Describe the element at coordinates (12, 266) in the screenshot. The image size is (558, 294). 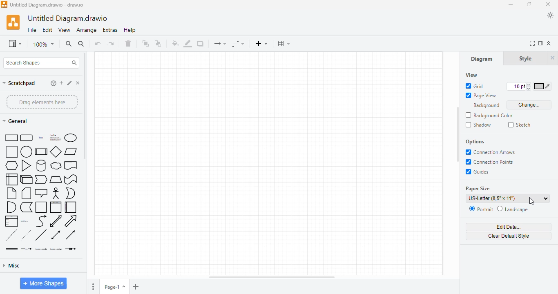
I see `misc` at that location.